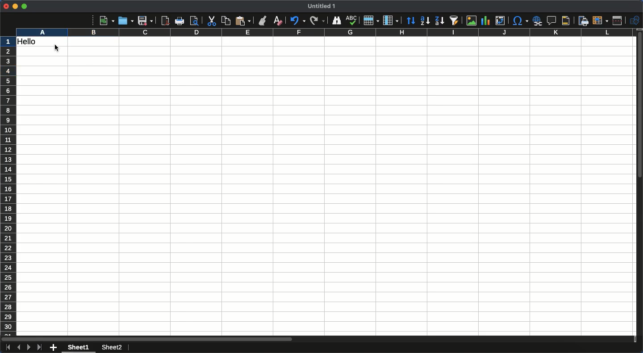 The width and height of the screenshot is (643, 353). I want to click on Selecting A1 data, so click(43, 42).